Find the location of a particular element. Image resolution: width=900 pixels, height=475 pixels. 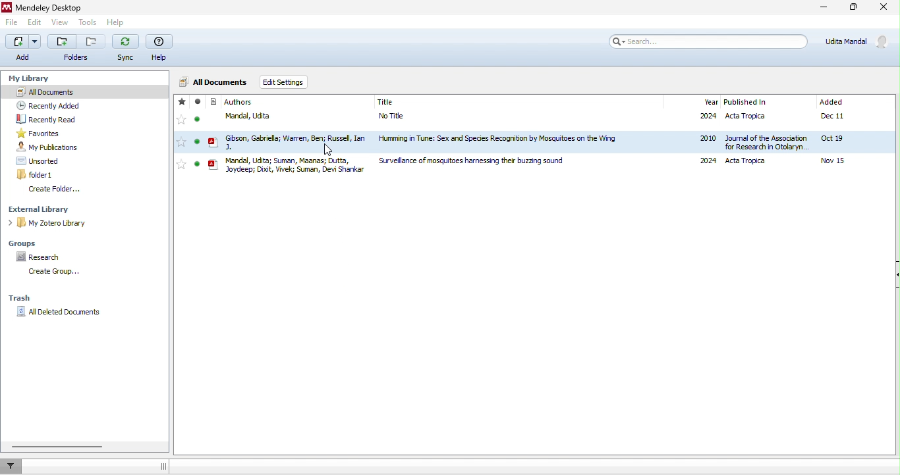

sync is located at coordinates (127, 57).